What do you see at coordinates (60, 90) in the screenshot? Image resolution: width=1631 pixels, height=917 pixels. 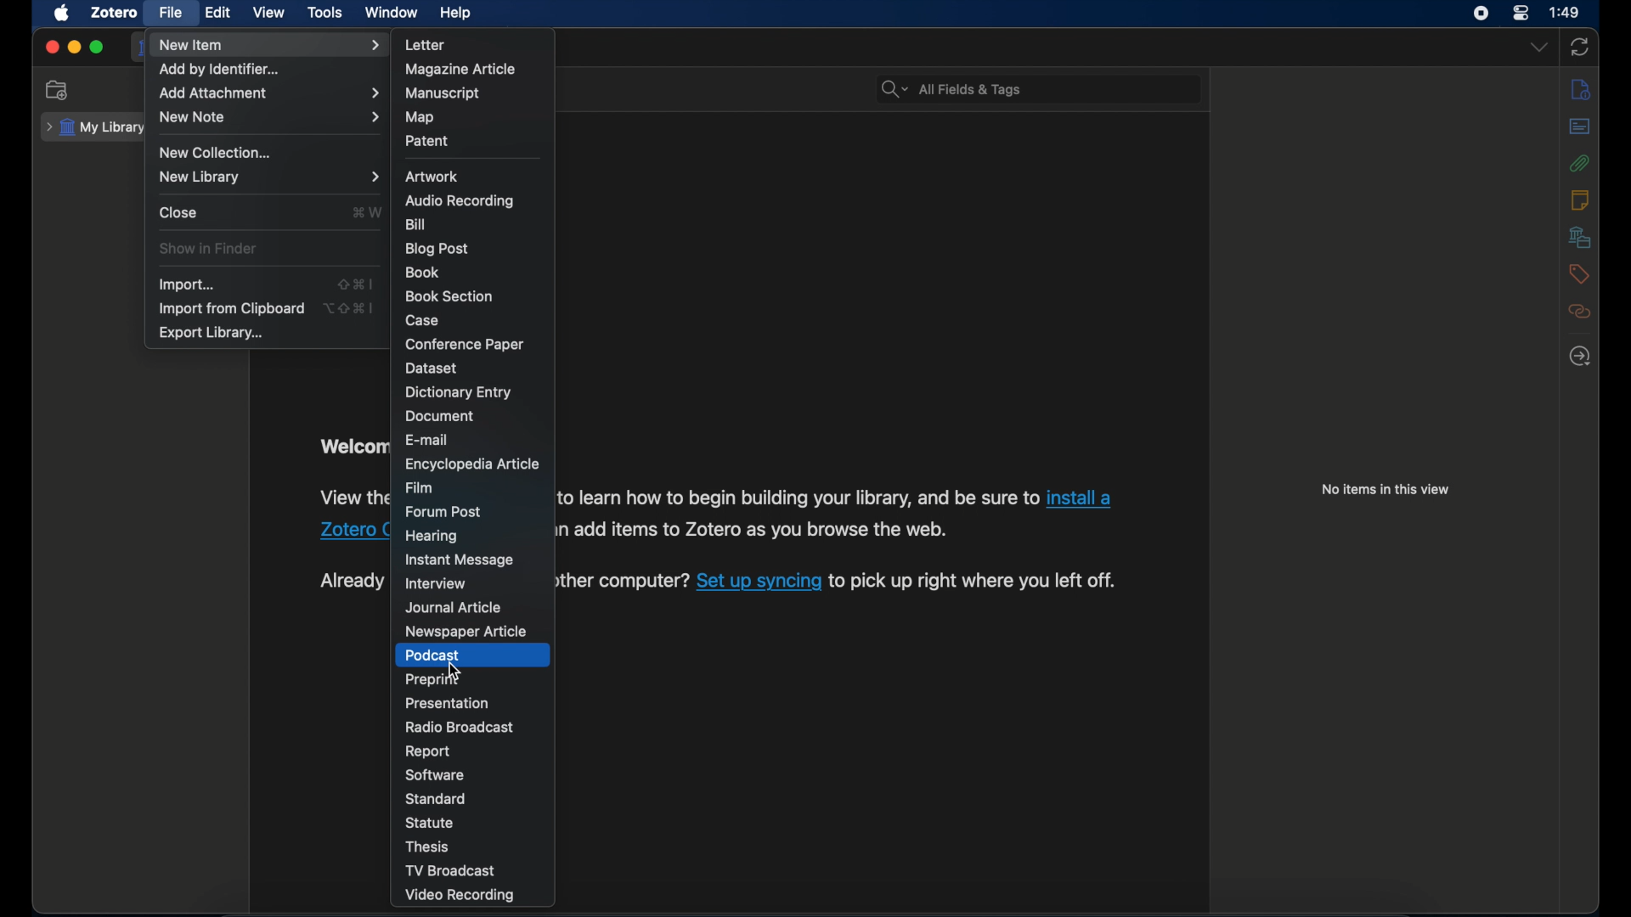 I see `new collection` at bounding box center [60, 90].